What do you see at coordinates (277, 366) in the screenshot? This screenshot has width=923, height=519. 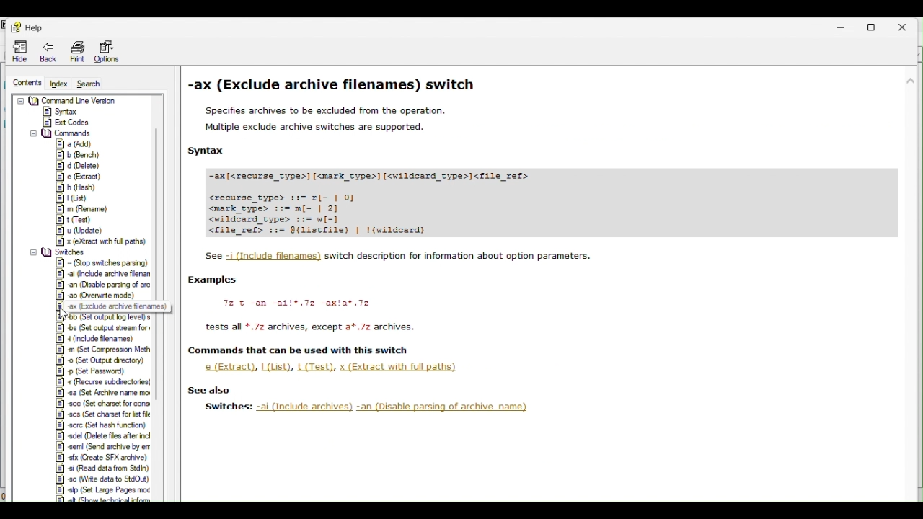 I see `| (List),` at bounding box center [277, 366].